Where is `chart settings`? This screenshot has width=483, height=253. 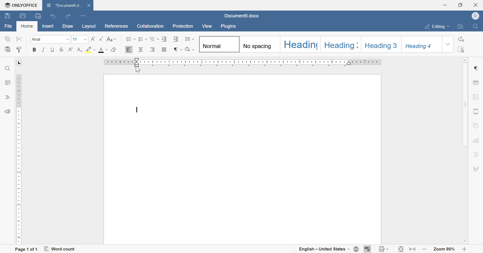 chart settings is located at coordinates (477, 141).